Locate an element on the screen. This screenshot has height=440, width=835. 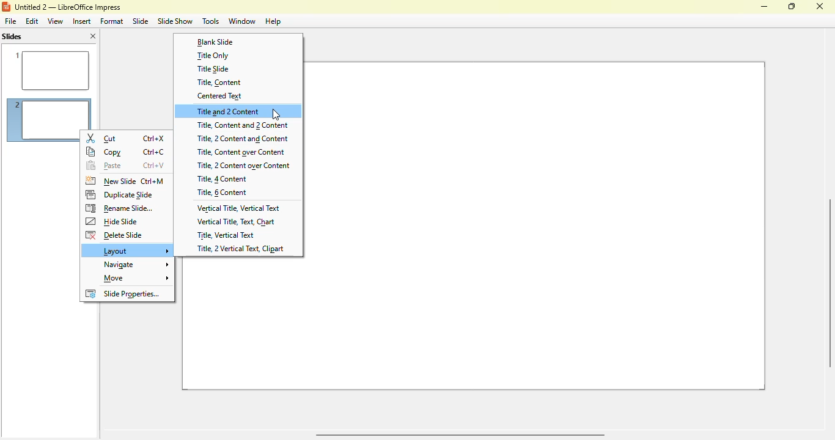
logo is located at coordinates (6, 7).